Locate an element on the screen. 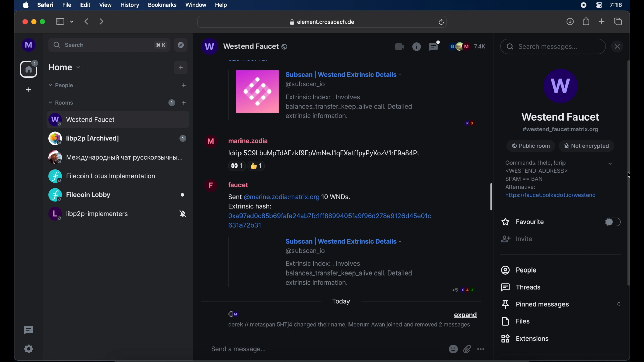 This screenshot has height=362, width=644. people is located at coordinates (520, 270).